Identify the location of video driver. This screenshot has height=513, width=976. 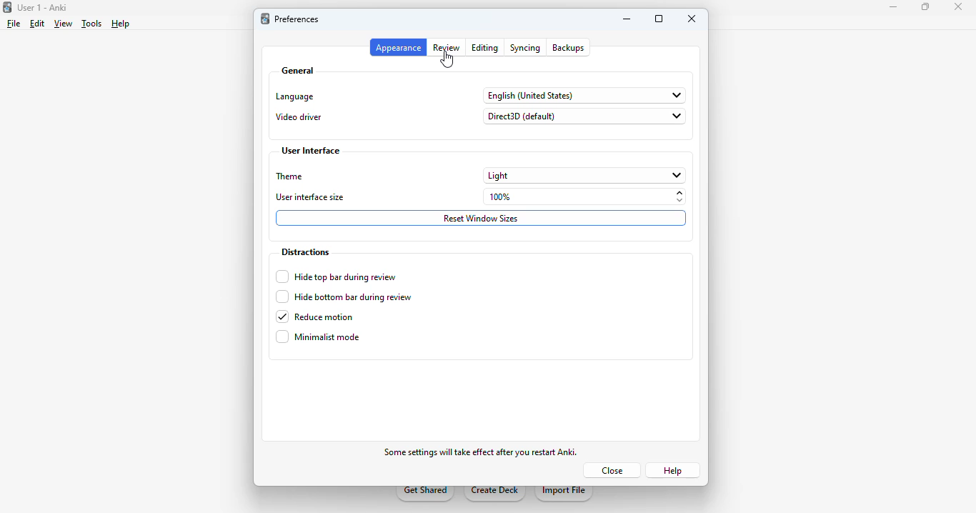
(299, 117).